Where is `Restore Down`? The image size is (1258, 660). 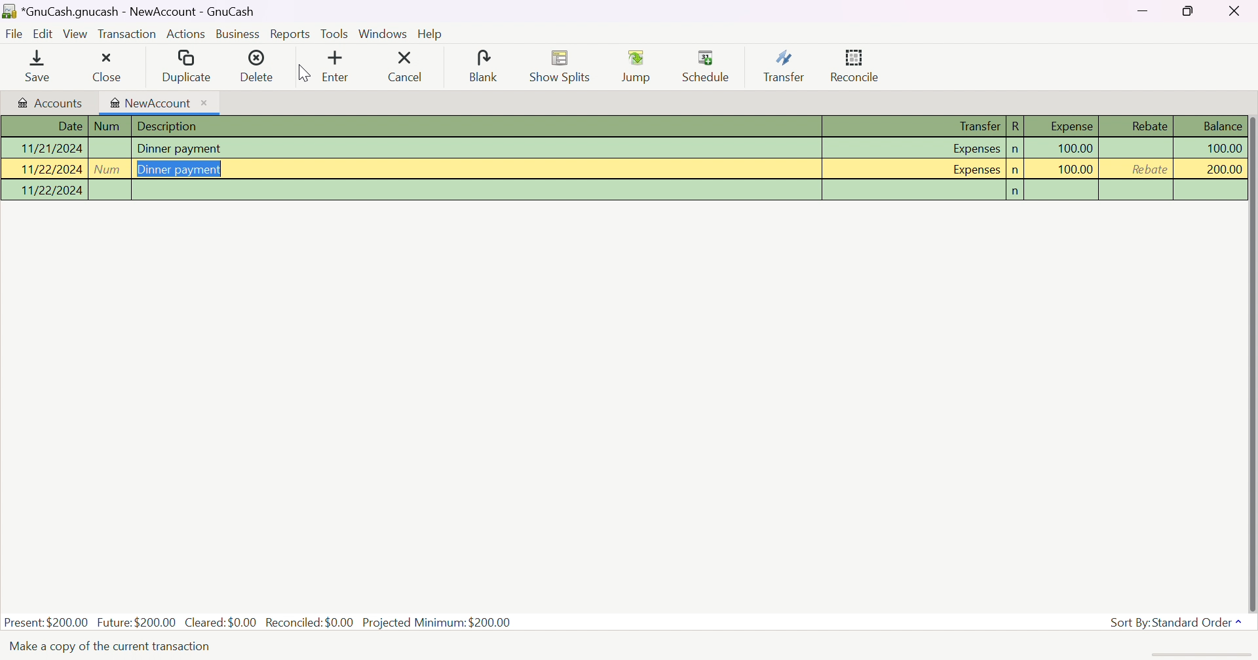 Restore Down is located at coordinates (1190, 11).